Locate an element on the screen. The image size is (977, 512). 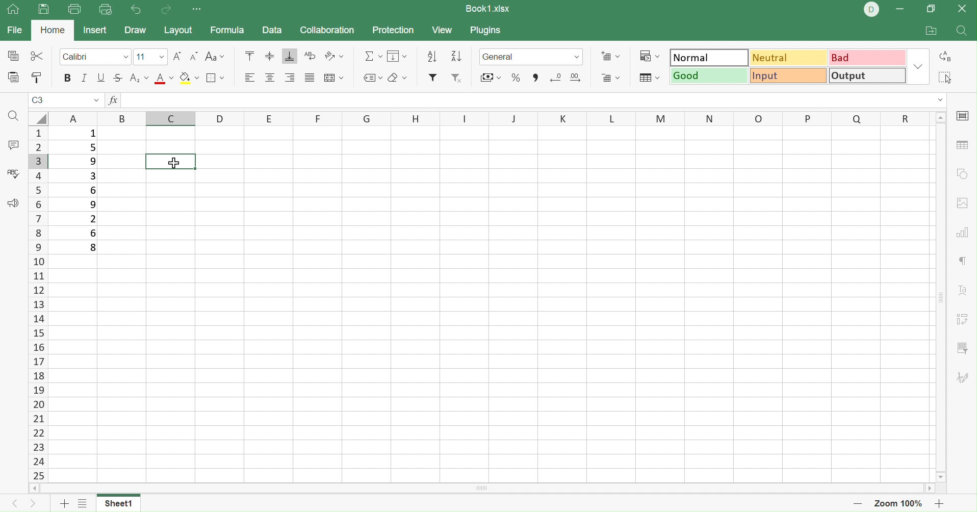
Layout is located at coordinates (178, 31).